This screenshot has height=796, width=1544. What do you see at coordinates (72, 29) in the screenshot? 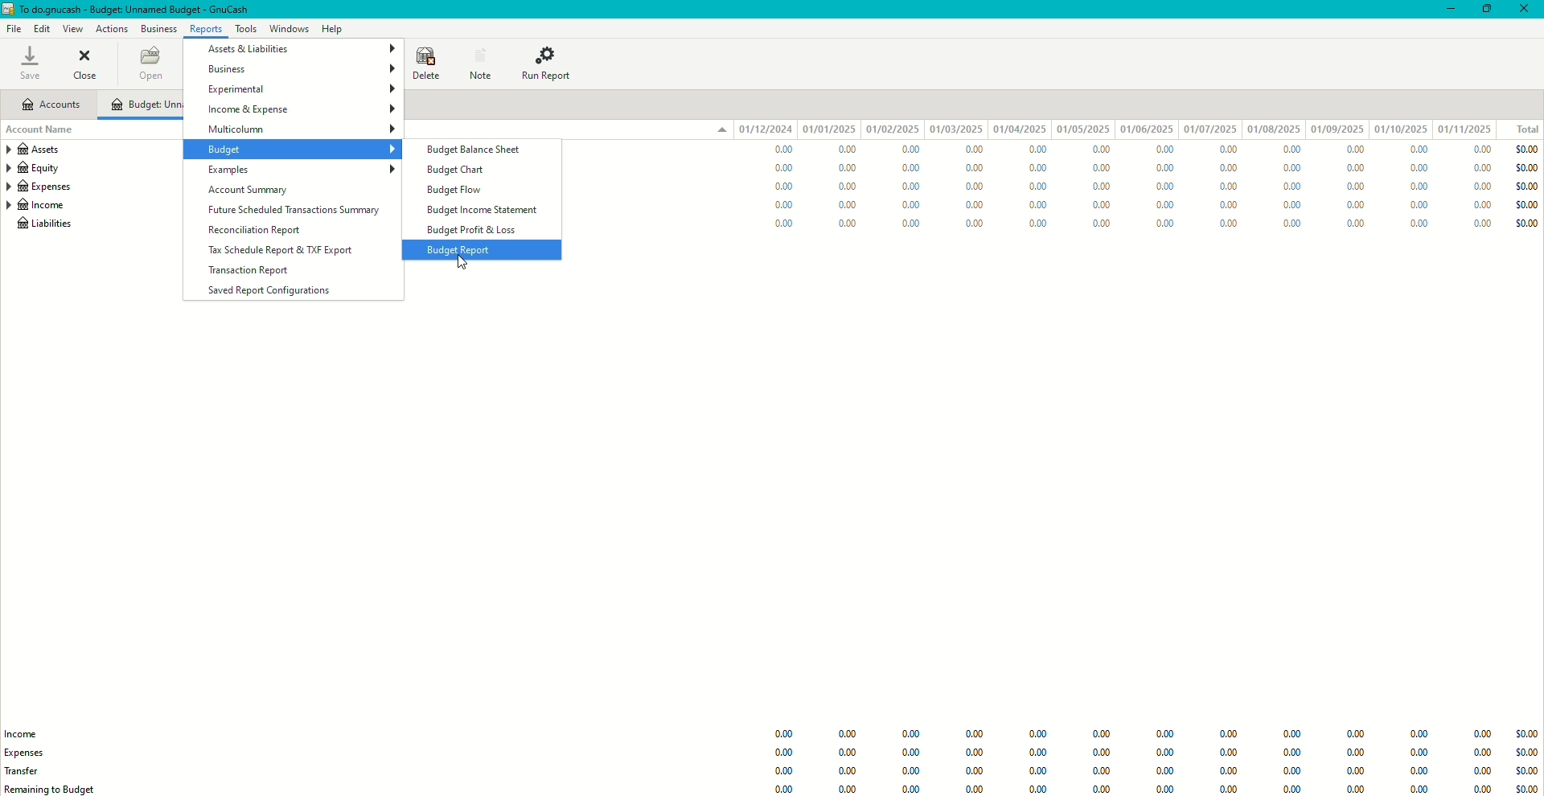
I see `View` at bounding box center [72, 29].